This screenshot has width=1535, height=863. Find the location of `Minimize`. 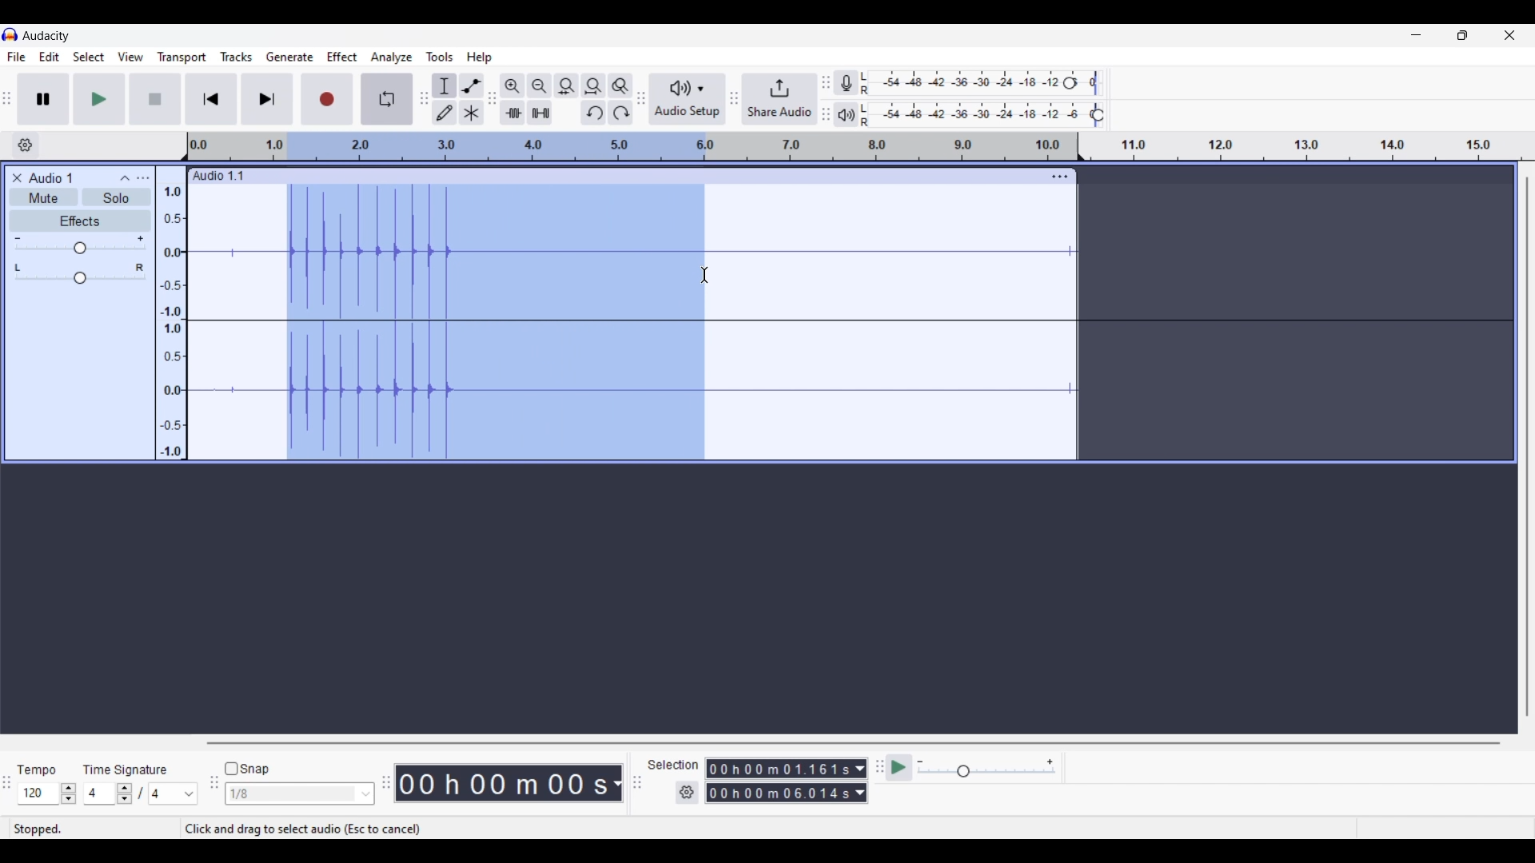

Minimize is located at coordinates (1416, 35).